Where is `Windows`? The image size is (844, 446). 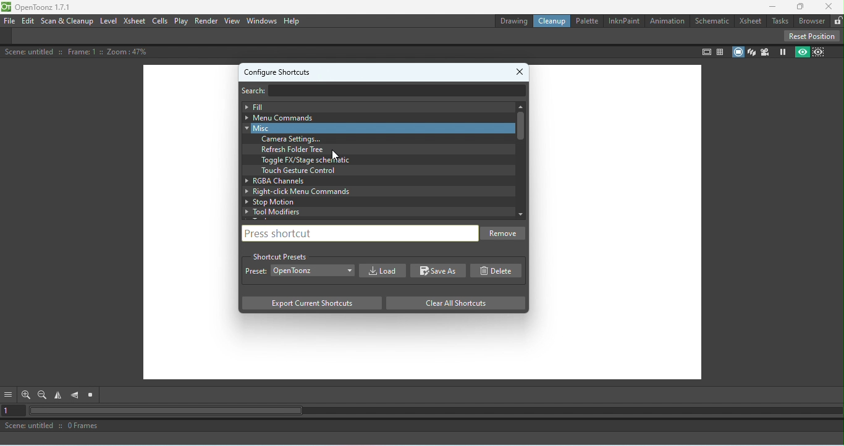
Windows is located at coordinates (262, 20).